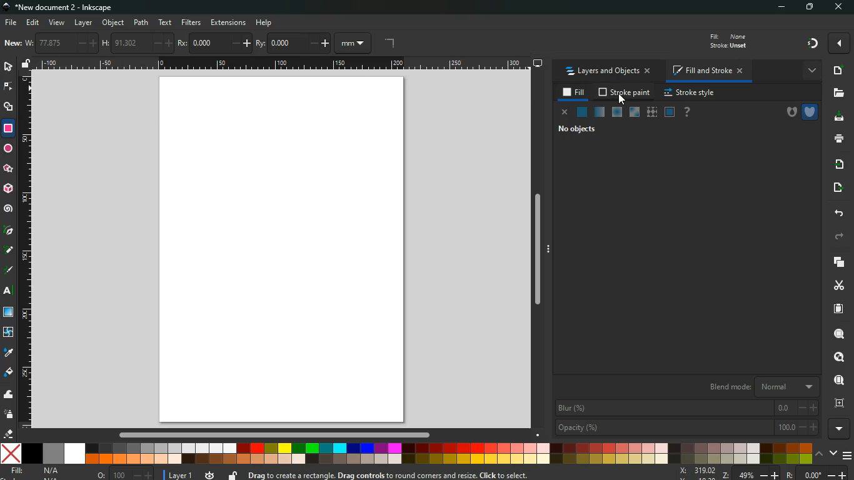  What do you see at coordinates (688, 112) in the screenshot?
I see `help` at bounding box center [688, 112].